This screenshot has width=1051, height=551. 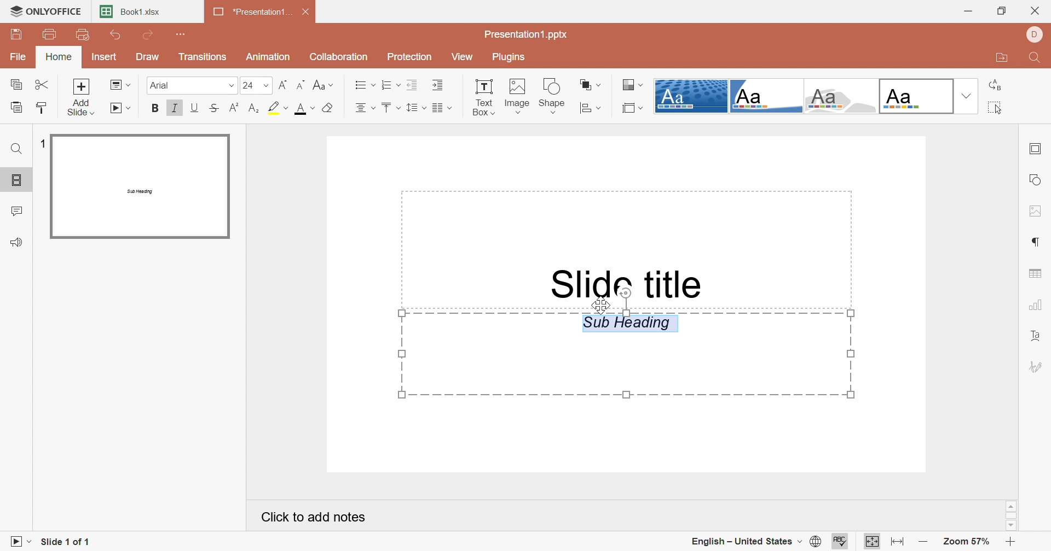 I want to click on Close, so click(x=305, y=10).